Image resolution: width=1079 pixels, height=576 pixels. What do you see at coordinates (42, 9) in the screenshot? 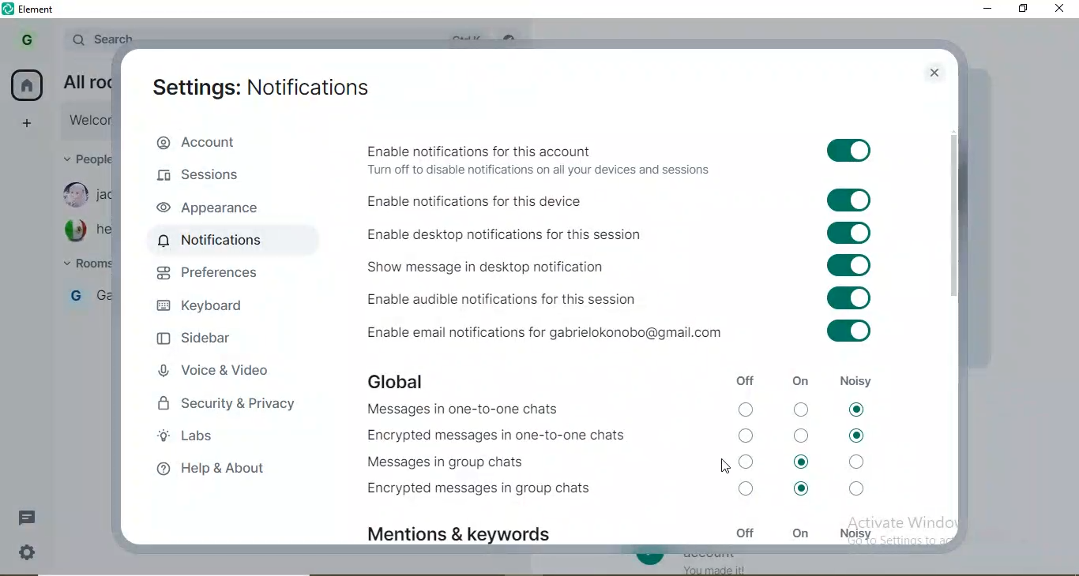
I see `element` at bounding box center [42, 9].